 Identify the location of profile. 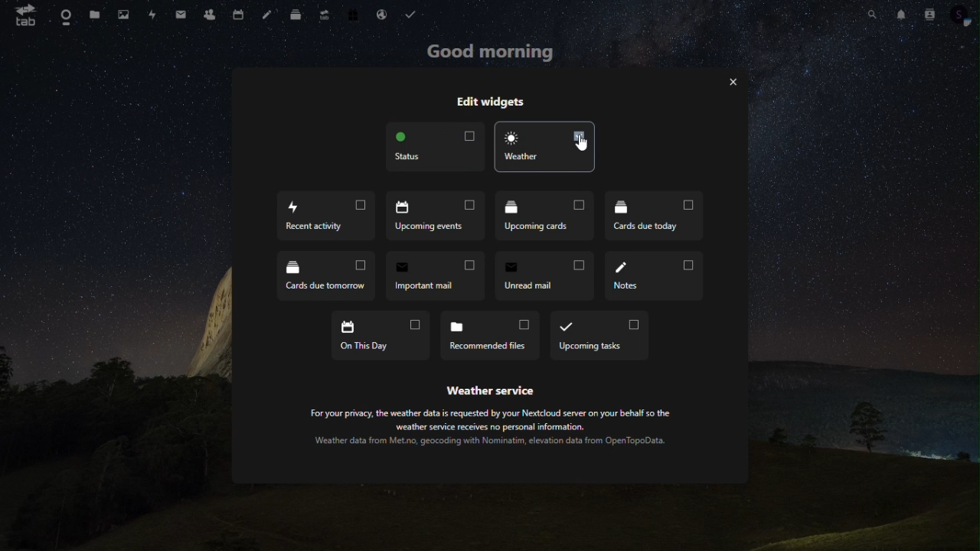
(962, 18).